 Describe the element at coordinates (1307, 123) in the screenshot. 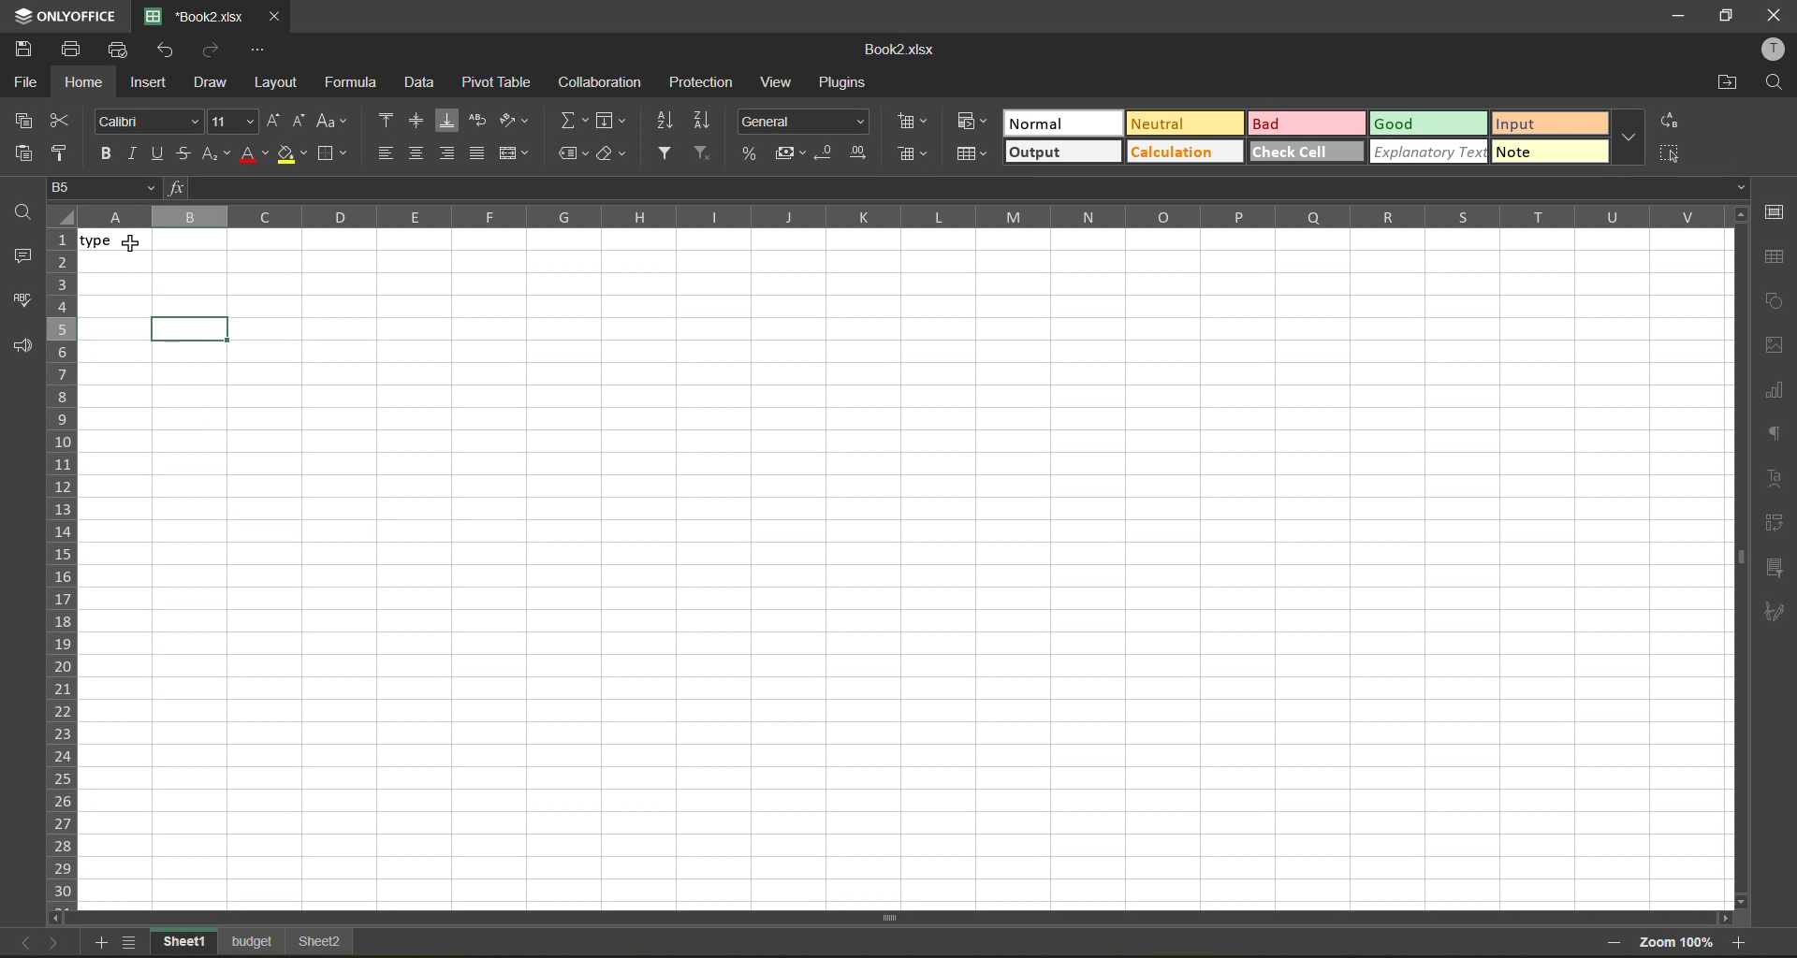

I see `bad` at that location.